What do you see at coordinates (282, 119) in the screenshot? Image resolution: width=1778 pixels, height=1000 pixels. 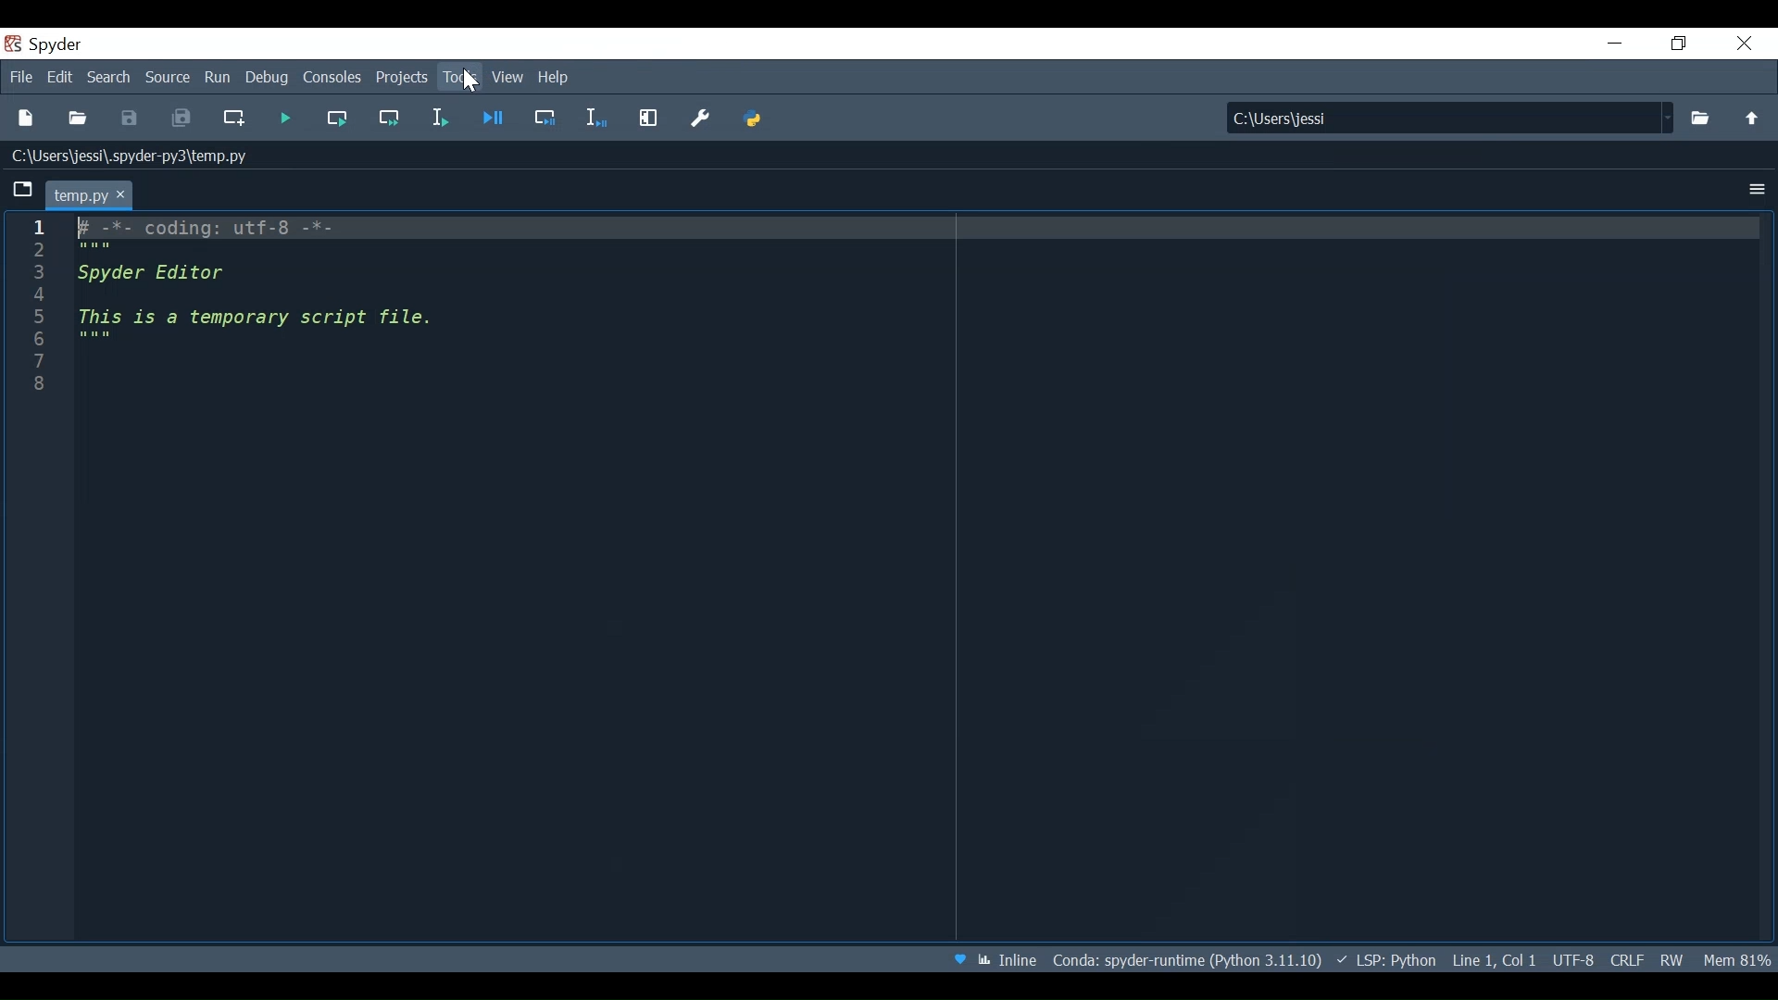 I see `Run file` at bounding box center [282, 119].